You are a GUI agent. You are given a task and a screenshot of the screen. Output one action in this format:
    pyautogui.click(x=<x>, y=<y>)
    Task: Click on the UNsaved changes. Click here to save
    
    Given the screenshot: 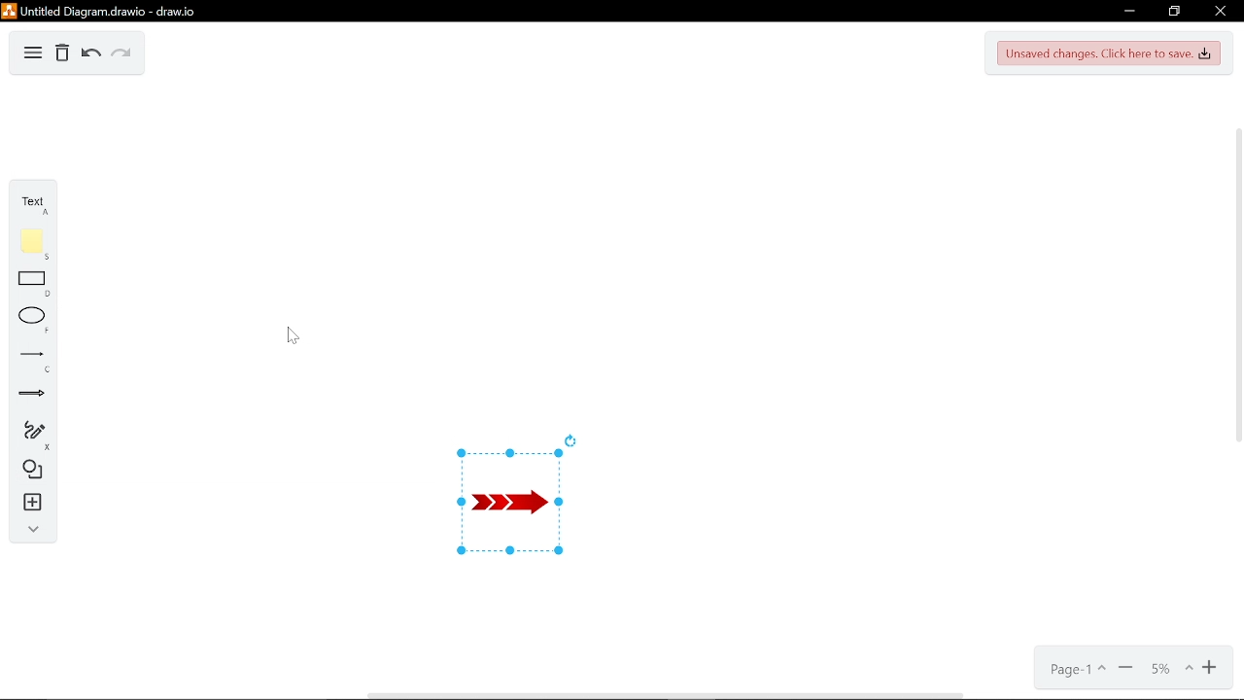 What is the action you would take?
    pyautogui.click(x=1109, y=54)
    